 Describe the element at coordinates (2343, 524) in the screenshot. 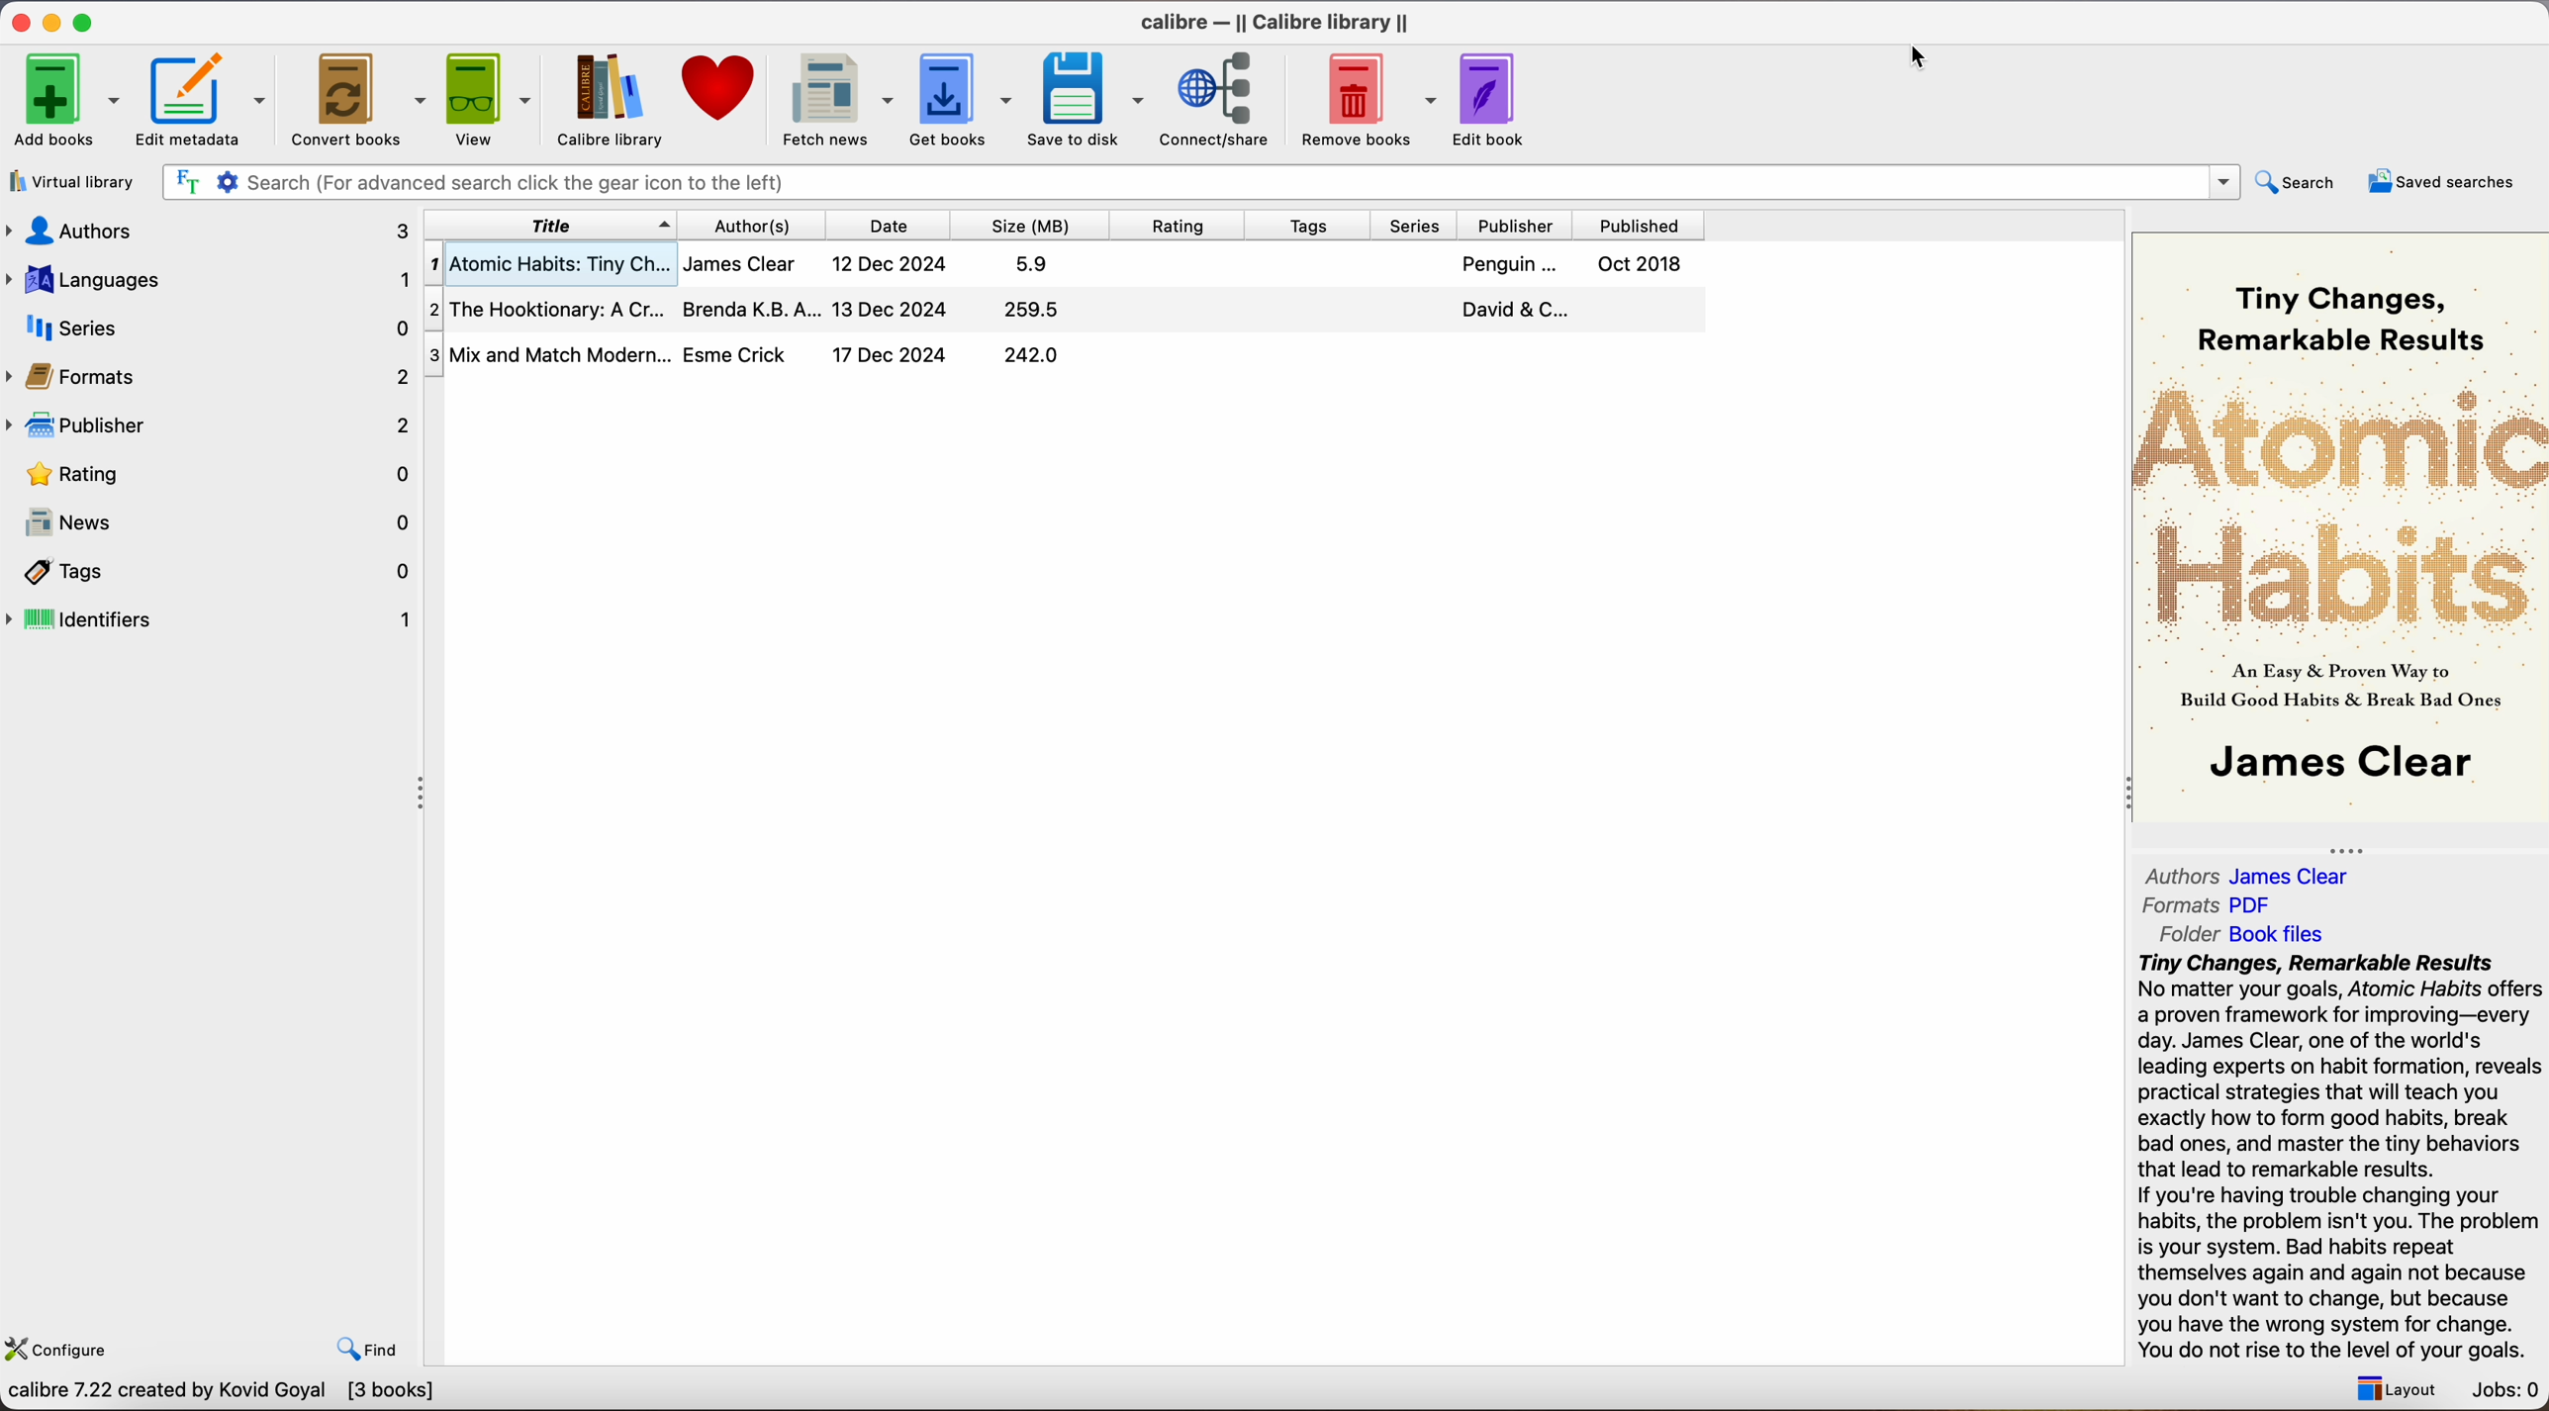

I see `book cover preview` at that location.